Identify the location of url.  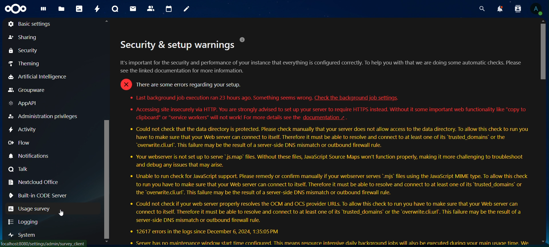
(45, 243).